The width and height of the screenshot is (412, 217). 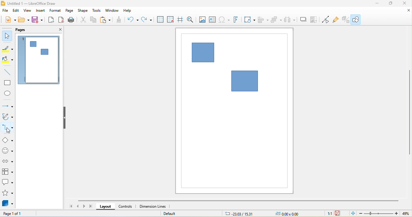 What do you see at coordinates (7, 203) in the screenshot?
I see `3d objects` at bounding box center [7, 203].